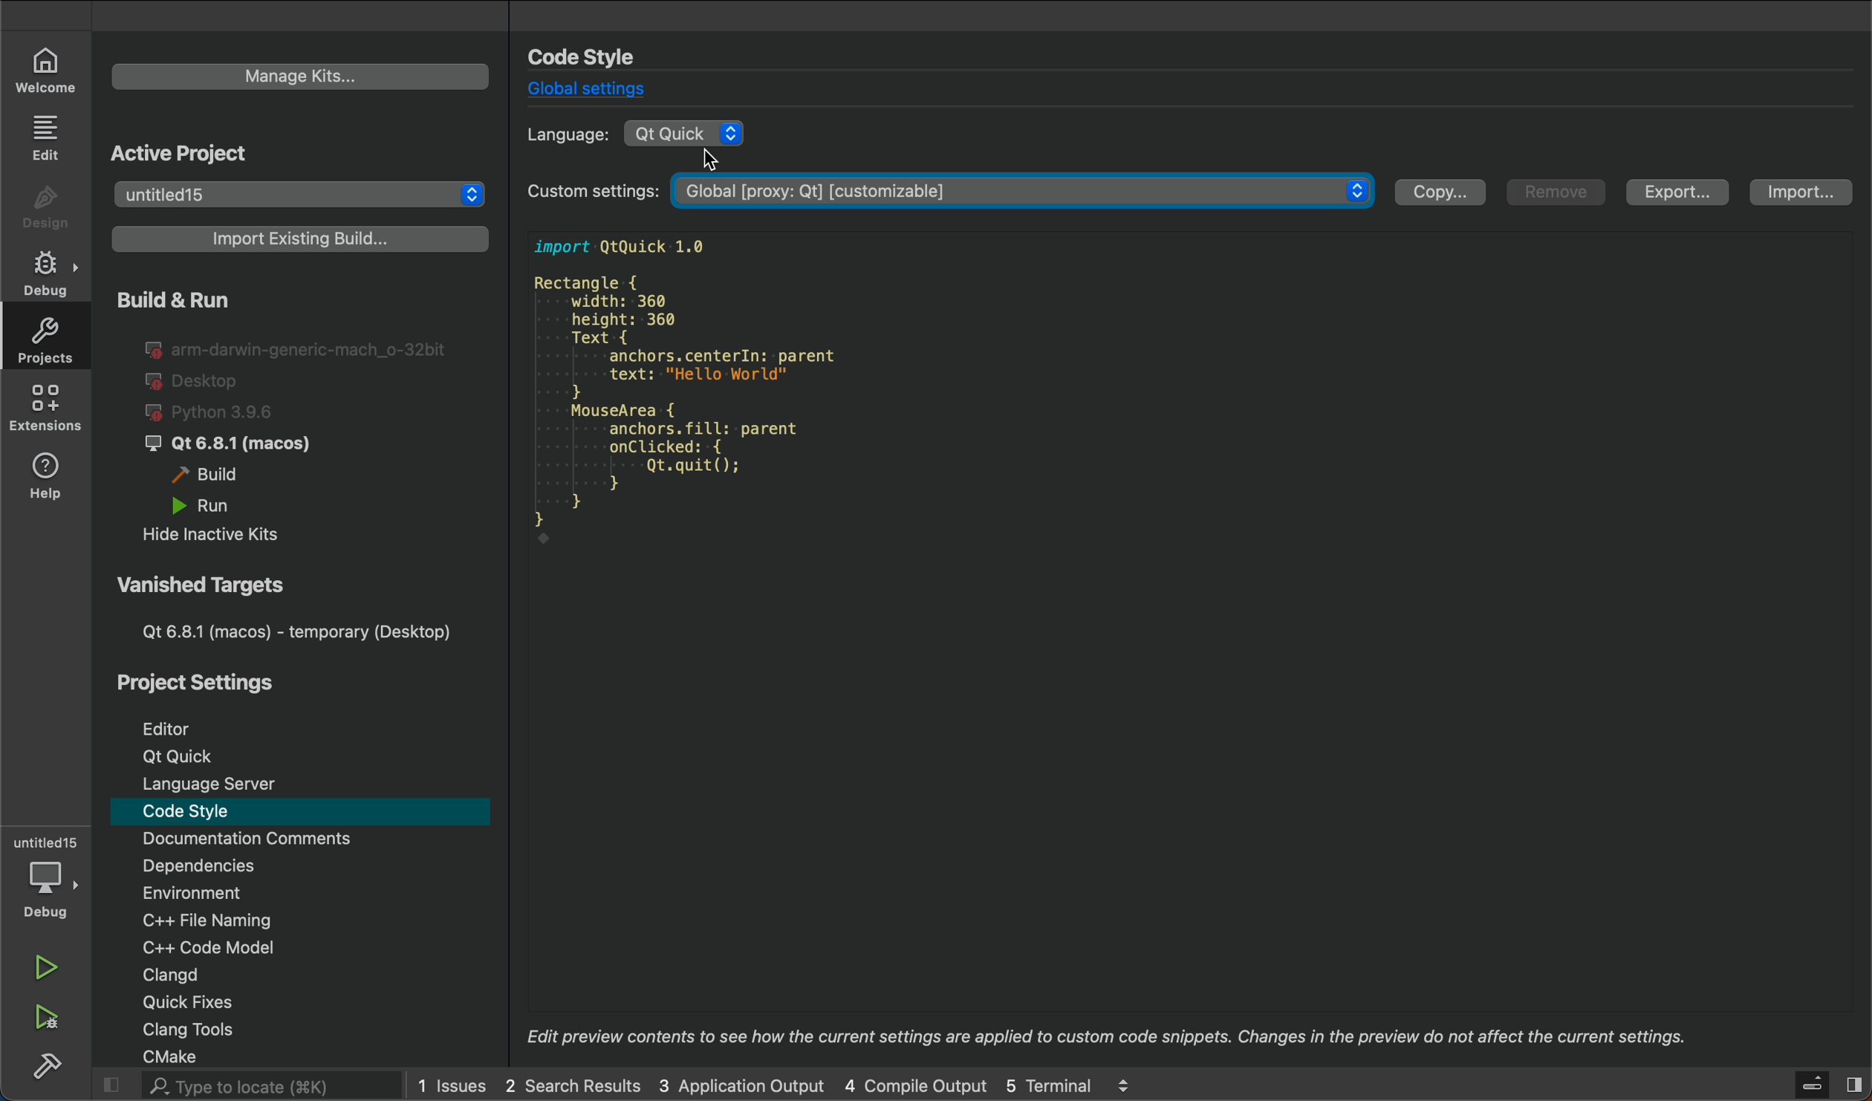 This screenshot has height=1101, width=1872. What do you see at coordinates (1830, 1085) in the screenshot?
I see `close bar` at bounding box center [1830, 1085].